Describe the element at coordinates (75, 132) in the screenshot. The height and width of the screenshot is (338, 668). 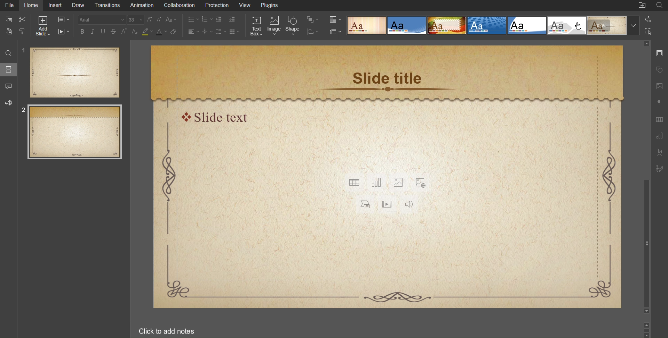
I see `Slide 2` at that location.